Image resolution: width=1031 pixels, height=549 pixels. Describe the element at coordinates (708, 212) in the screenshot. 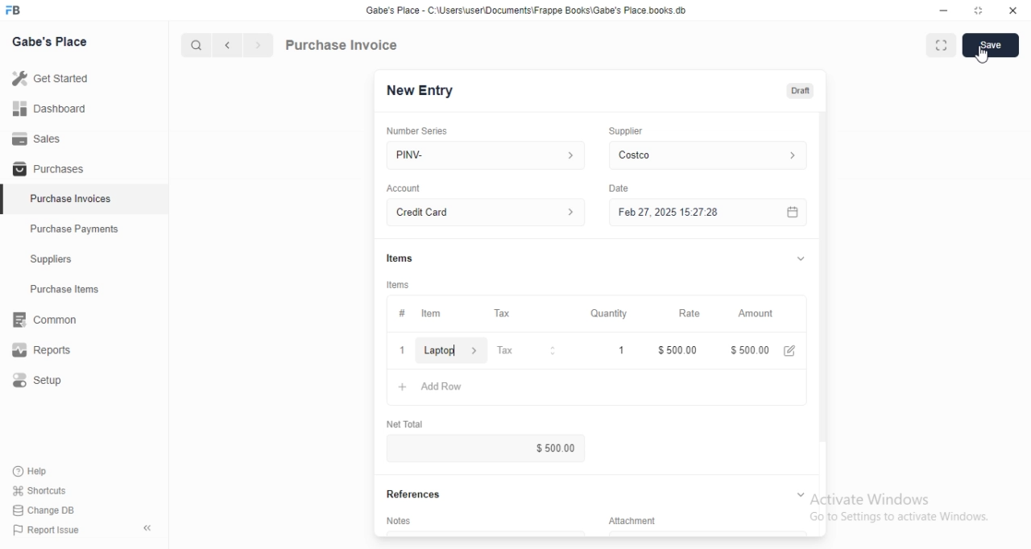

I see `Feb 27, 2025 15:27:28` at that location.